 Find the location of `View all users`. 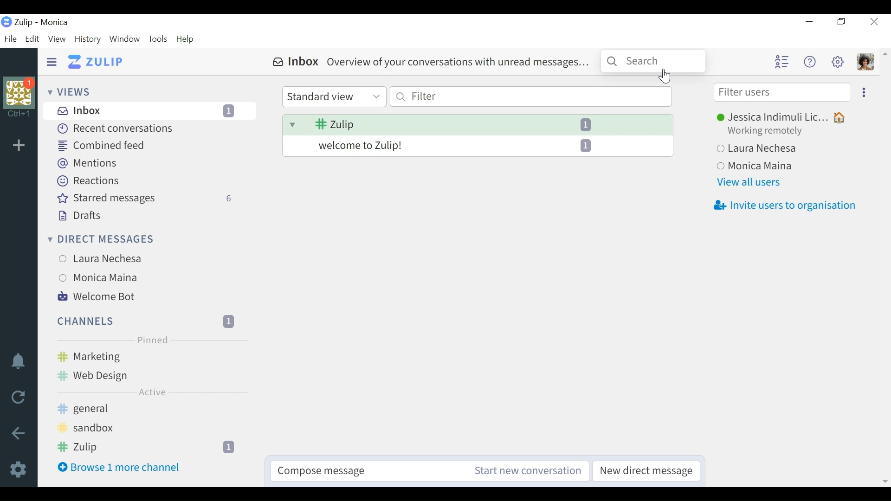

View all users is located at coordinates (755, 182).